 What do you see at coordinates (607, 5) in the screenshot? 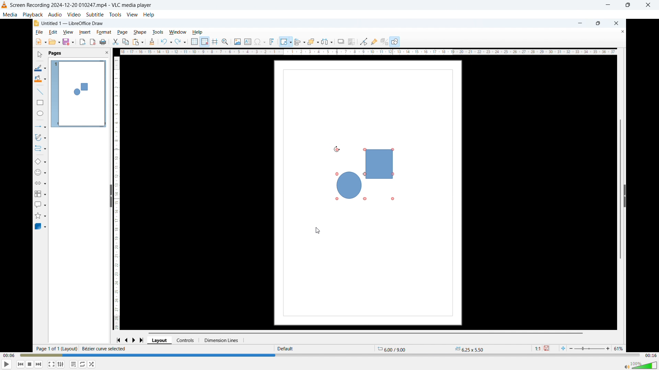
I see `minimise ` at bounding box center [607, 5].